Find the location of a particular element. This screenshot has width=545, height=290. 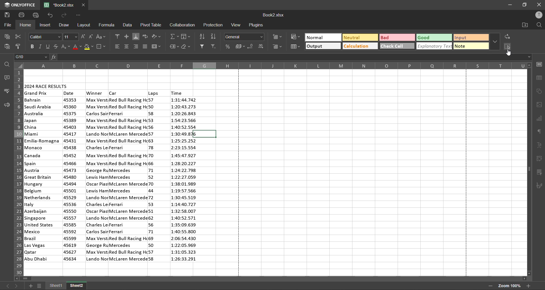

fields is located at coordinates (186, 37).